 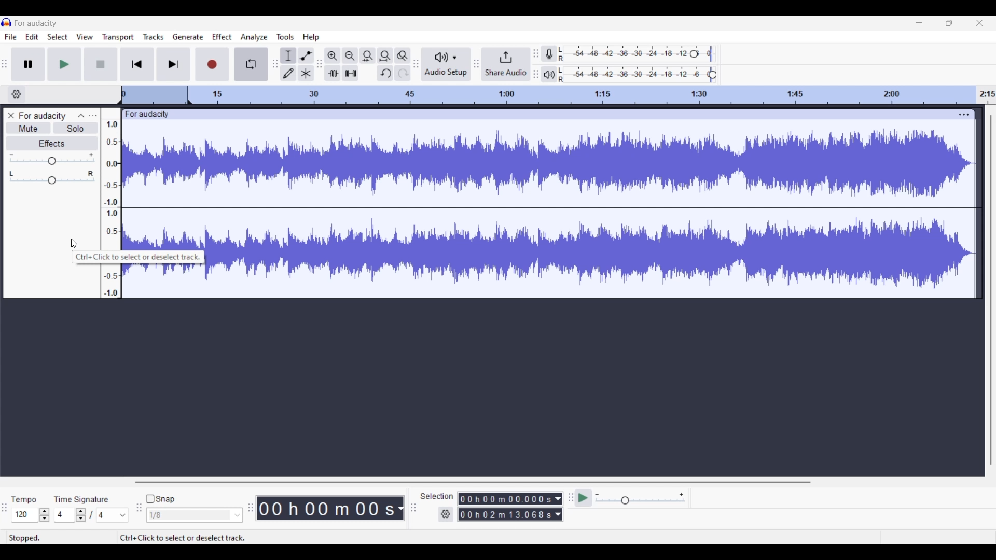 What do you see at coordinates (285, 37) in the screenshot?
I see `Tools menu` at bounding box center [285, 37].